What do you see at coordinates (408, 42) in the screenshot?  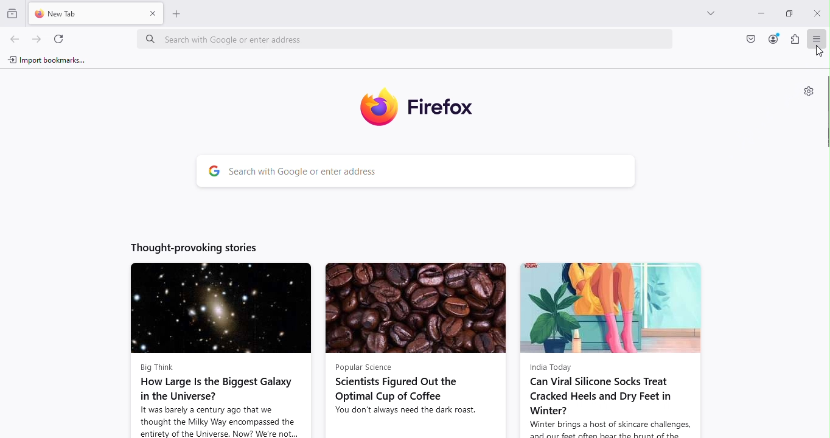 I see `Address bar` at bounding box center [408, 42].